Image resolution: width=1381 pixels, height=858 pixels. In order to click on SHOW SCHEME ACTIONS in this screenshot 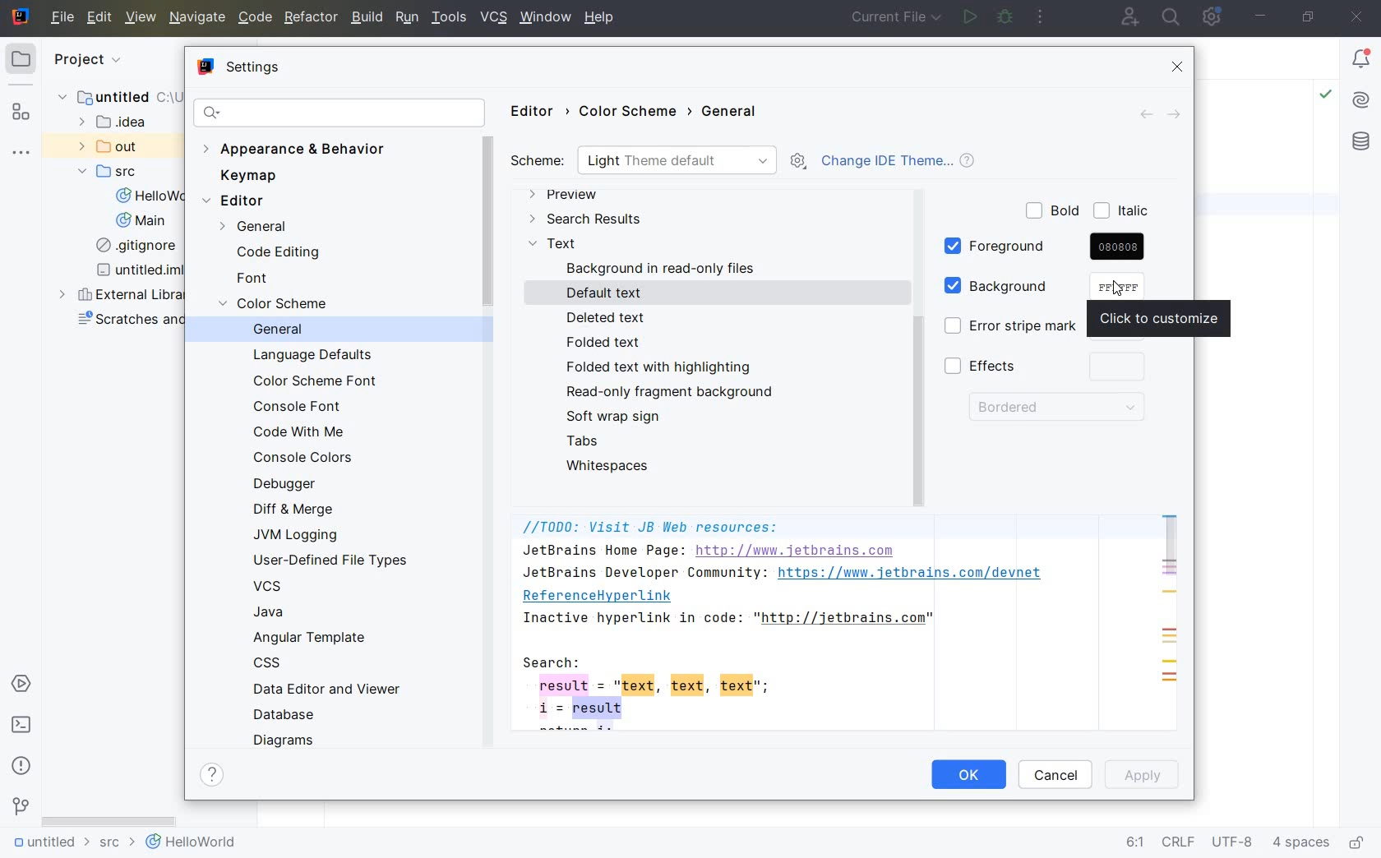, I will do `click(797, 162)`.